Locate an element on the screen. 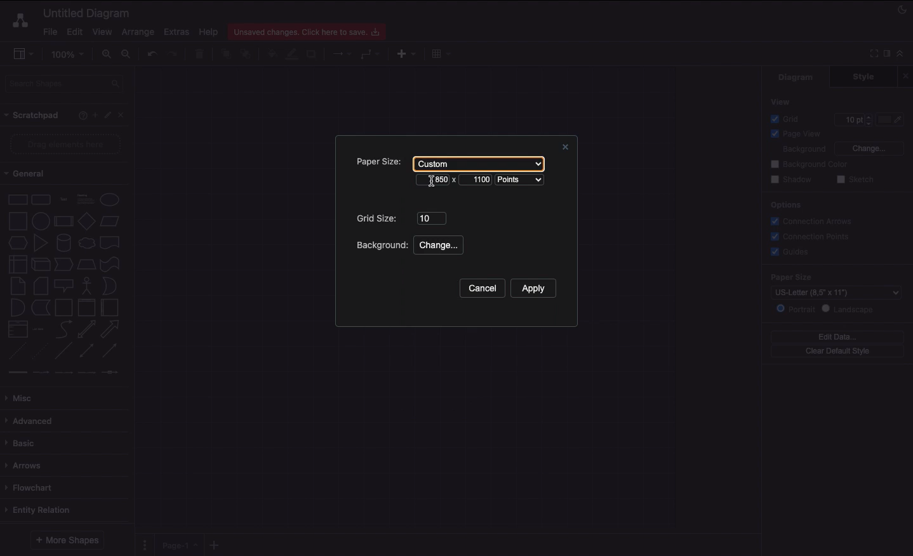 Image resolution: width=913 pixels, height=556 pixels. Page view is located at coordinates (794, 135).